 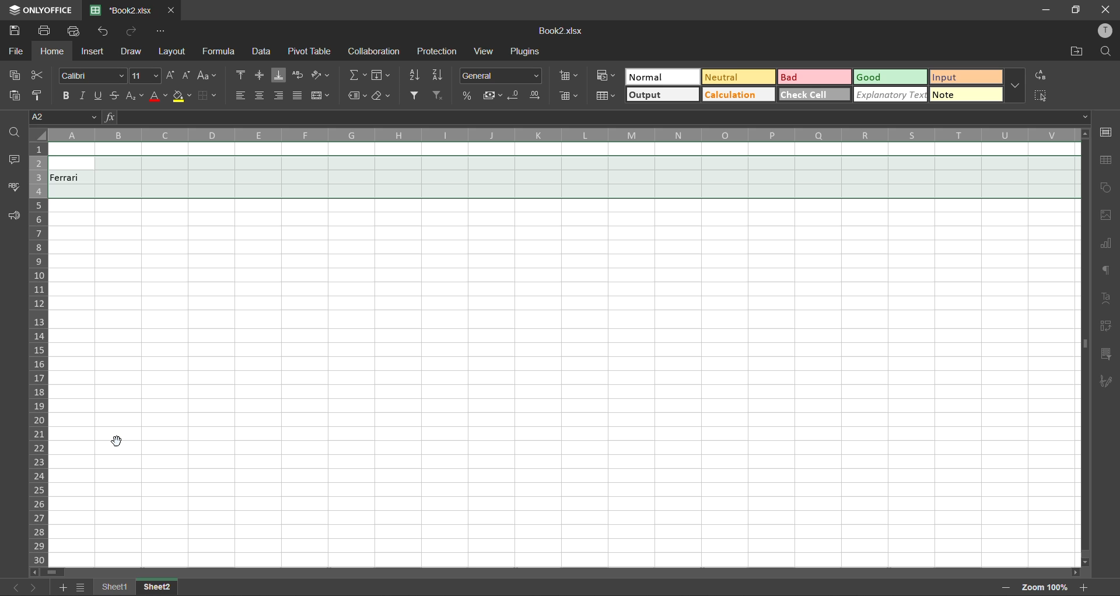 What do you see at coordinates (517, 96) in the screenshot?
I see `decrease decimal` at bounding box center [517, 96].